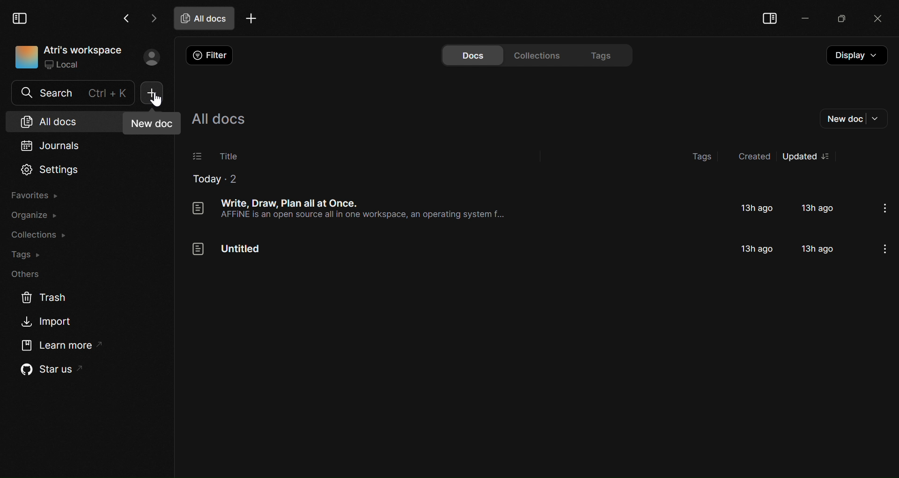 Image resolution: width=899 pixels, height=478 pixels. Describe the element at coordinates (151, 57) in the screenshot. I see `Profile` at that location.